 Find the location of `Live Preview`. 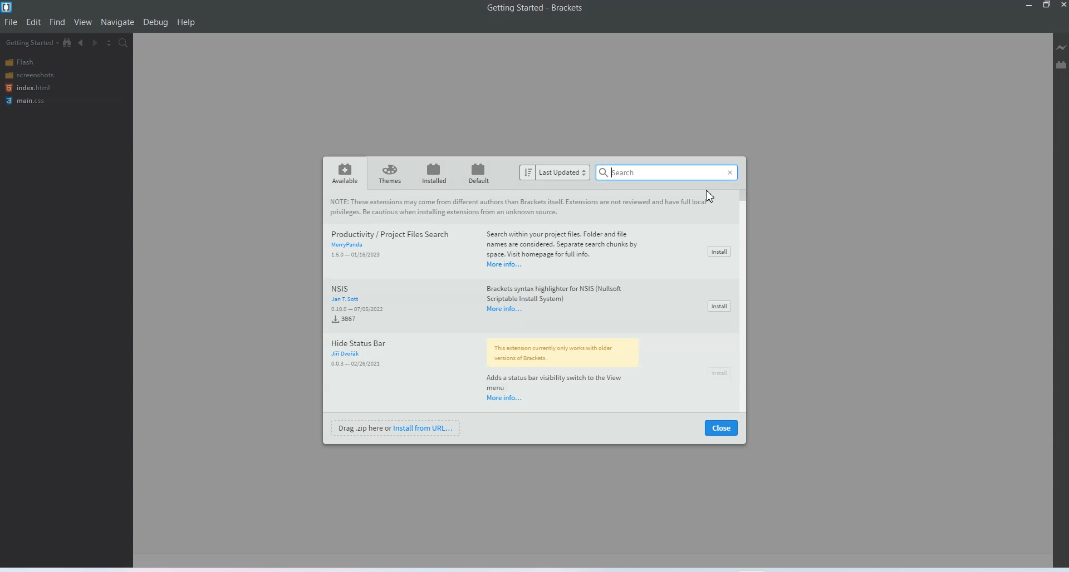

Live Preview is located at coordinates (1062, 48).